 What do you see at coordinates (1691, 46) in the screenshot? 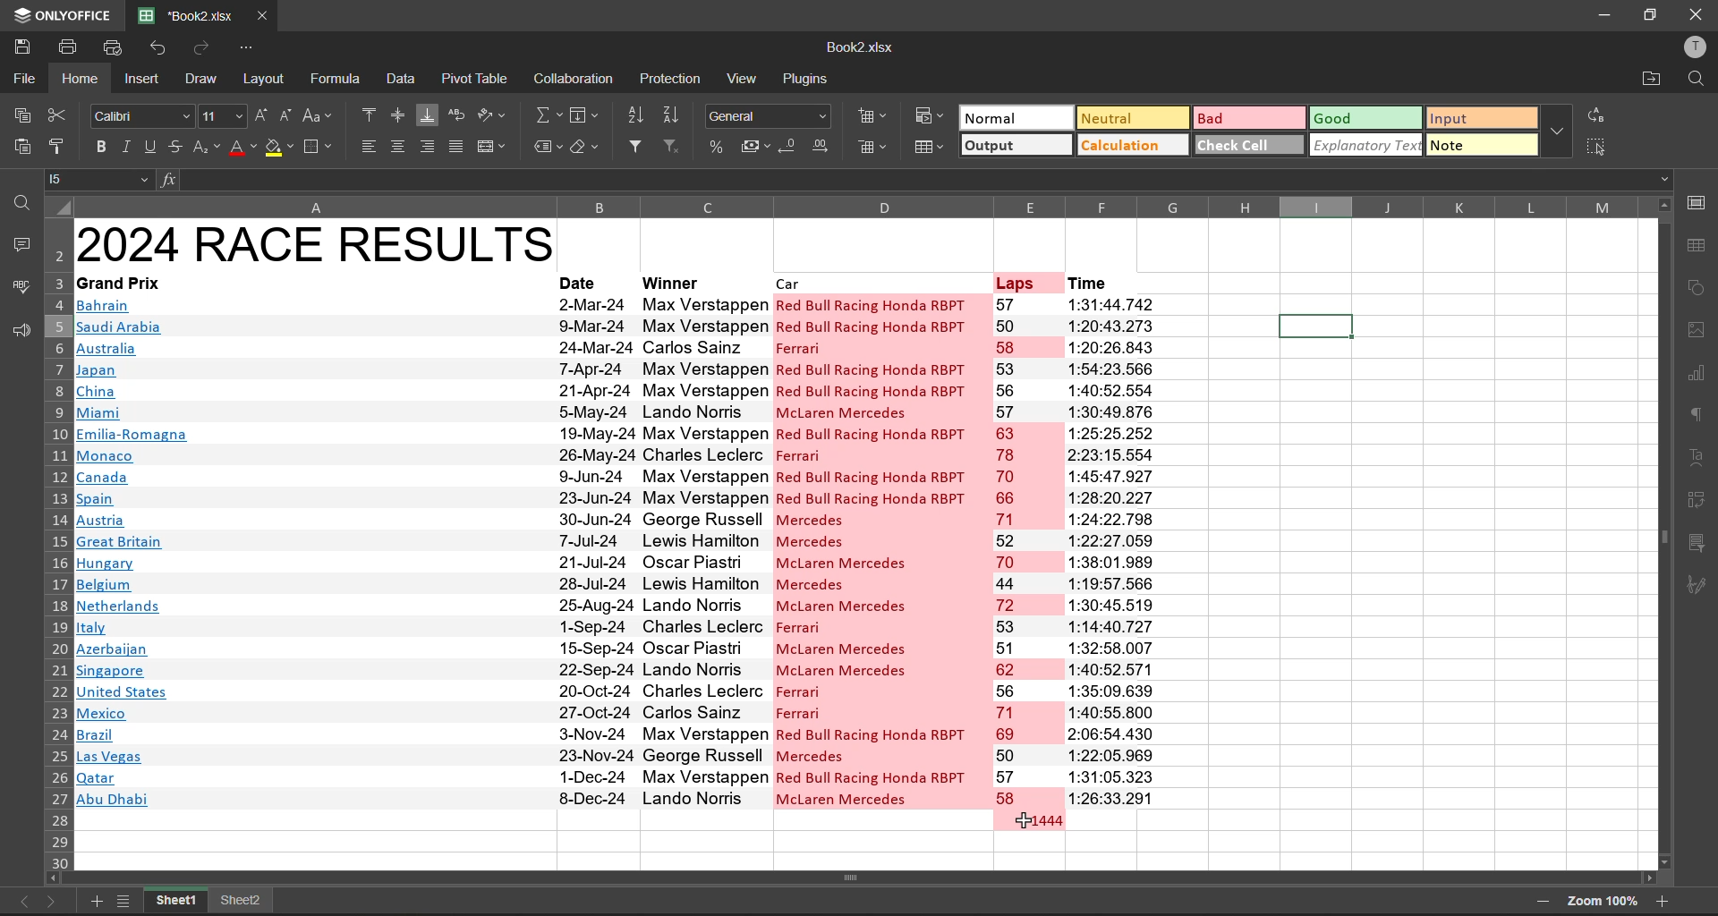
I see `profile` at bounding box center [1691, 46].